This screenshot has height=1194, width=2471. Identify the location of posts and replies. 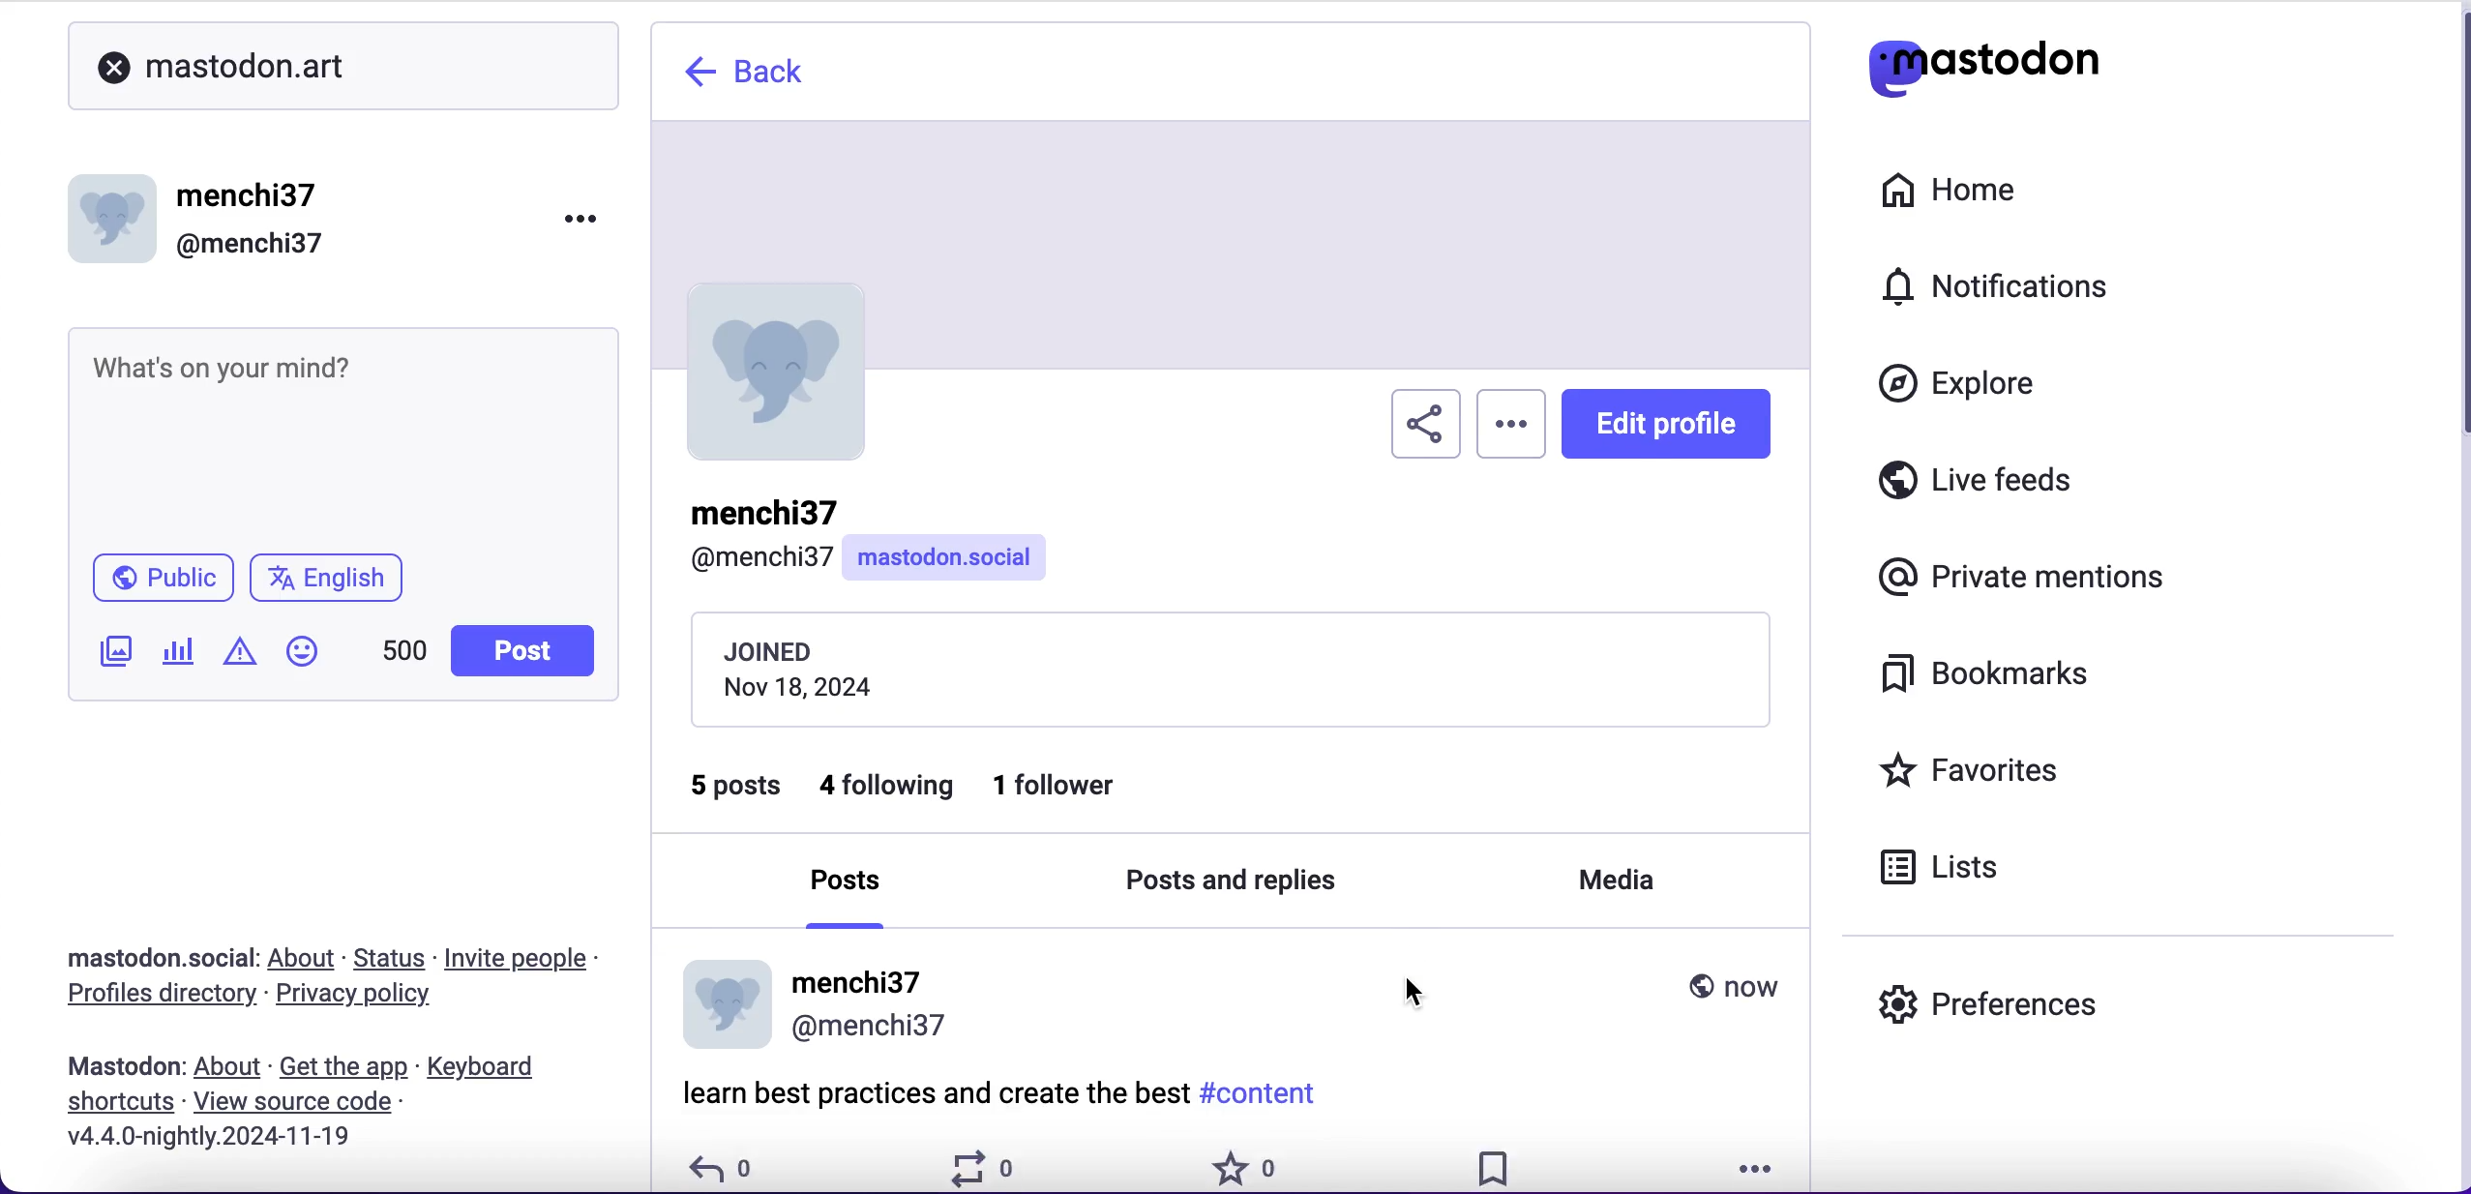
(1243, 887).